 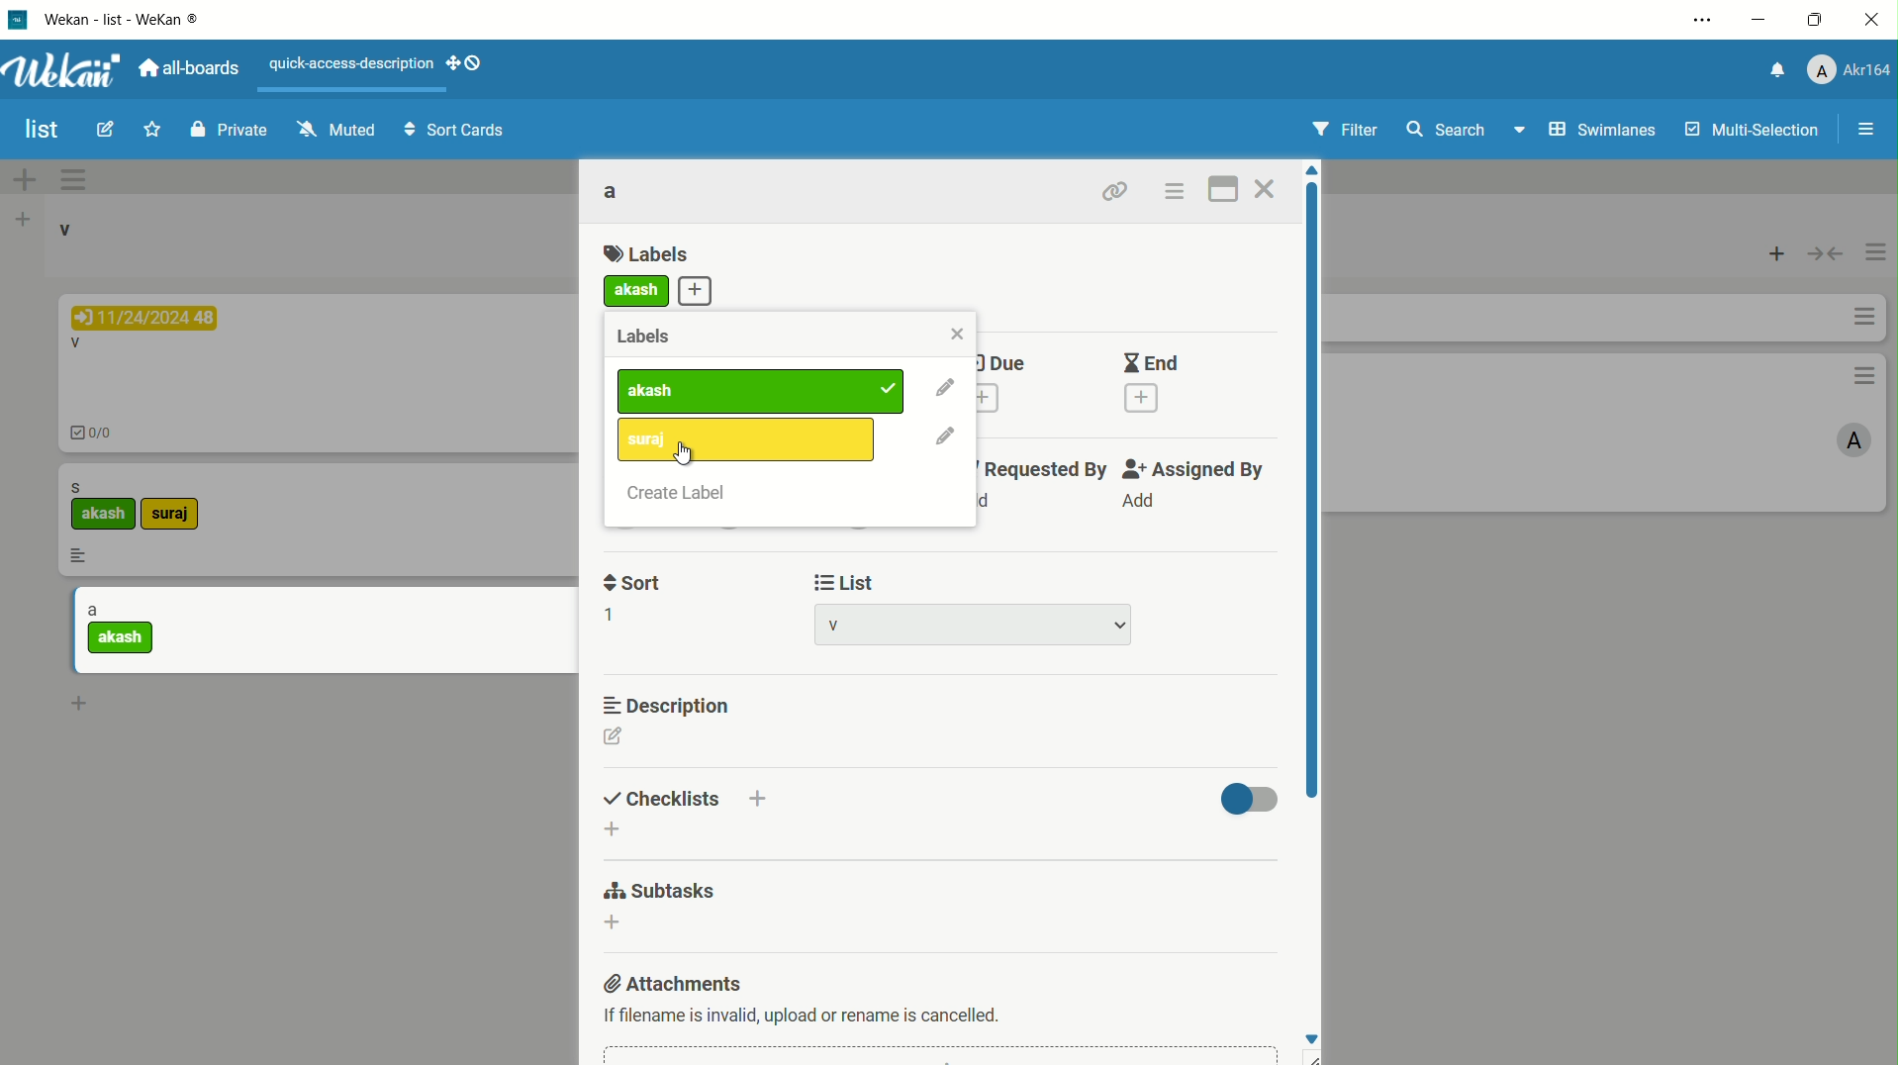 I want to click on notification, so click(x=1774, y=70).